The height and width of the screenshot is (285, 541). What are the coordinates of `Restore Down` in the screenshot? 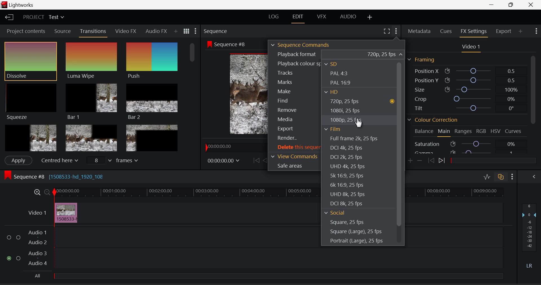 It's located at (493, 5).